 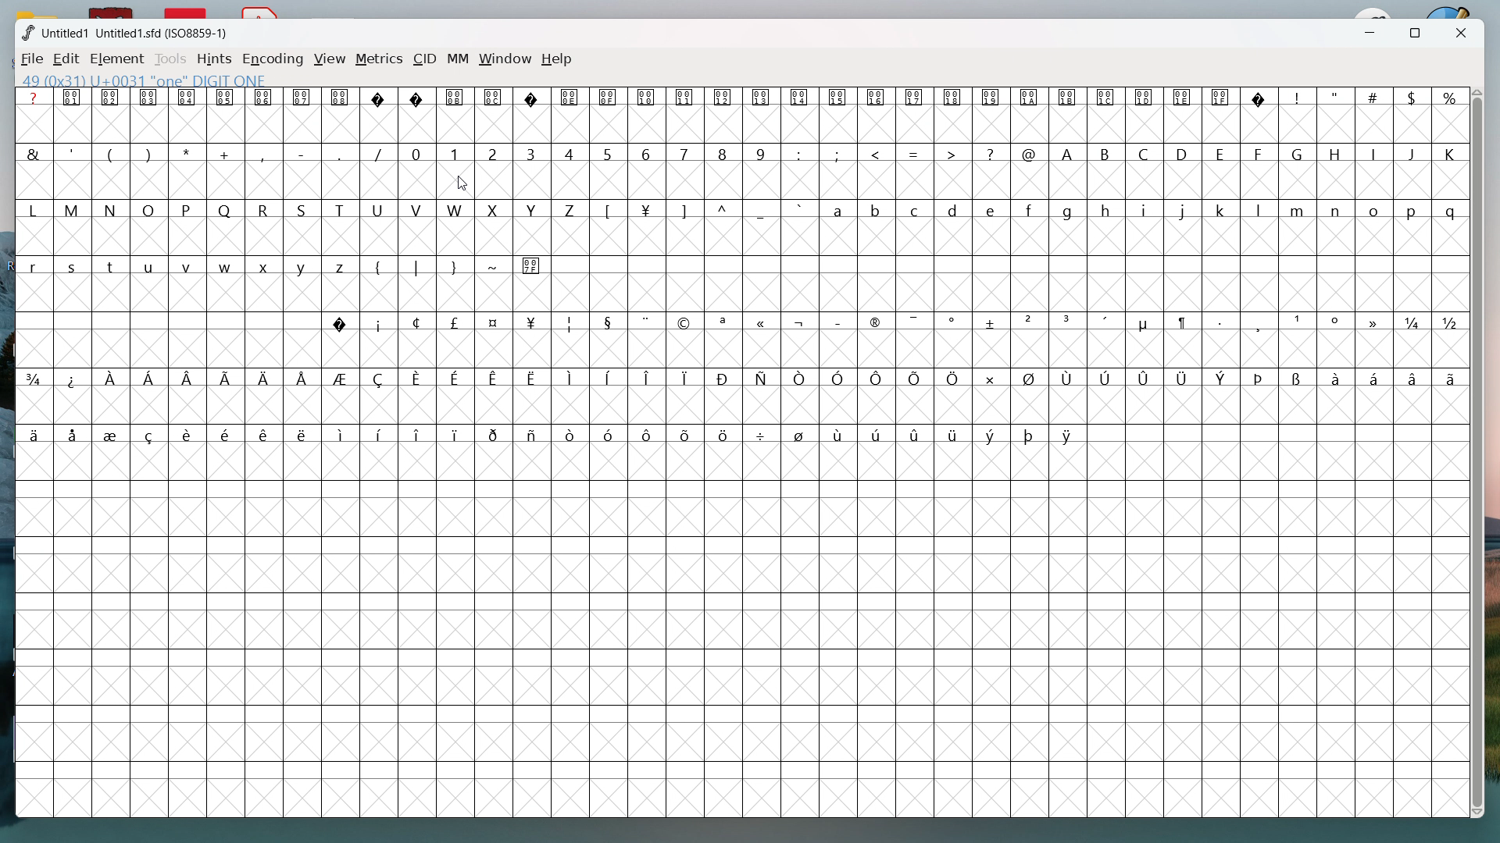 What do you see at coordinates (1070, 209) in the screenshot?
I see `g` at bounding box center [1070, 209].